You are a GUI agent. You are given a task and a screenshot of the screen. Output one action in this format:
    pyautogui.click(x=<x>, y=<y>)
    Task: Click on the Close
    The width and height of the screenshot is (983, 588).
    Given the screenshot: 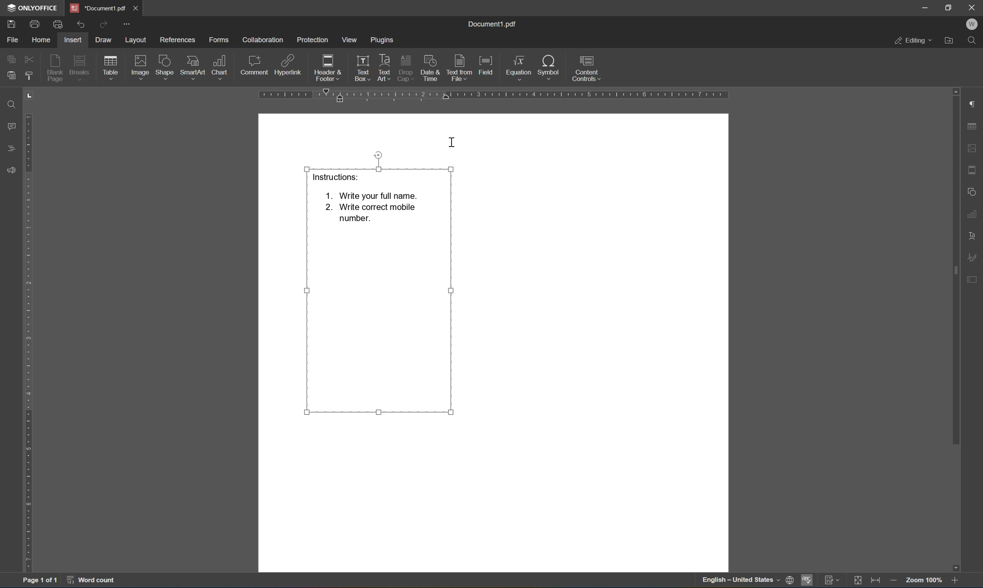 What is the action you would take?
    pyautogui.click(x=974, y=8)
    